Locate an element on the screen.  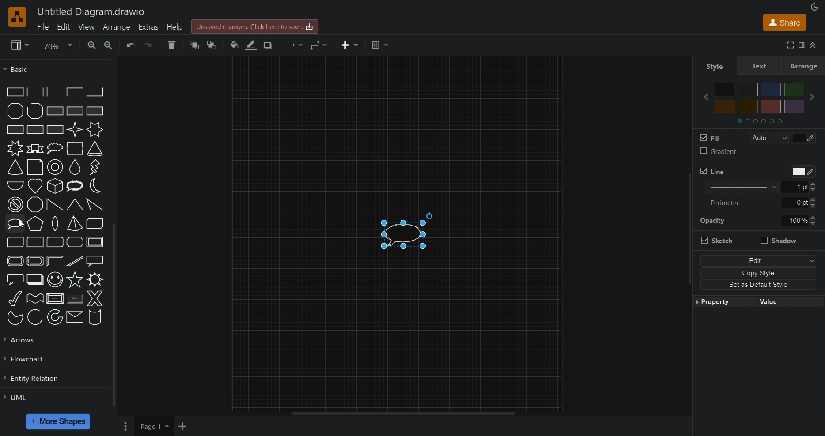
Diagnol Stripe is located at coordinates (75, 261).